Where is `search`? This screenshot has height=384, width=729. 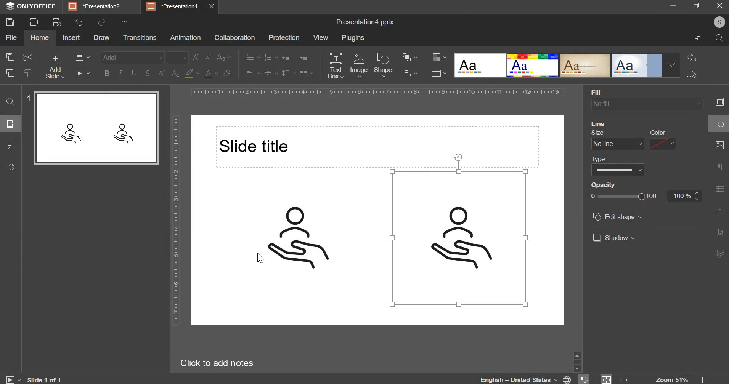
search is located at coordinates (719, 39).